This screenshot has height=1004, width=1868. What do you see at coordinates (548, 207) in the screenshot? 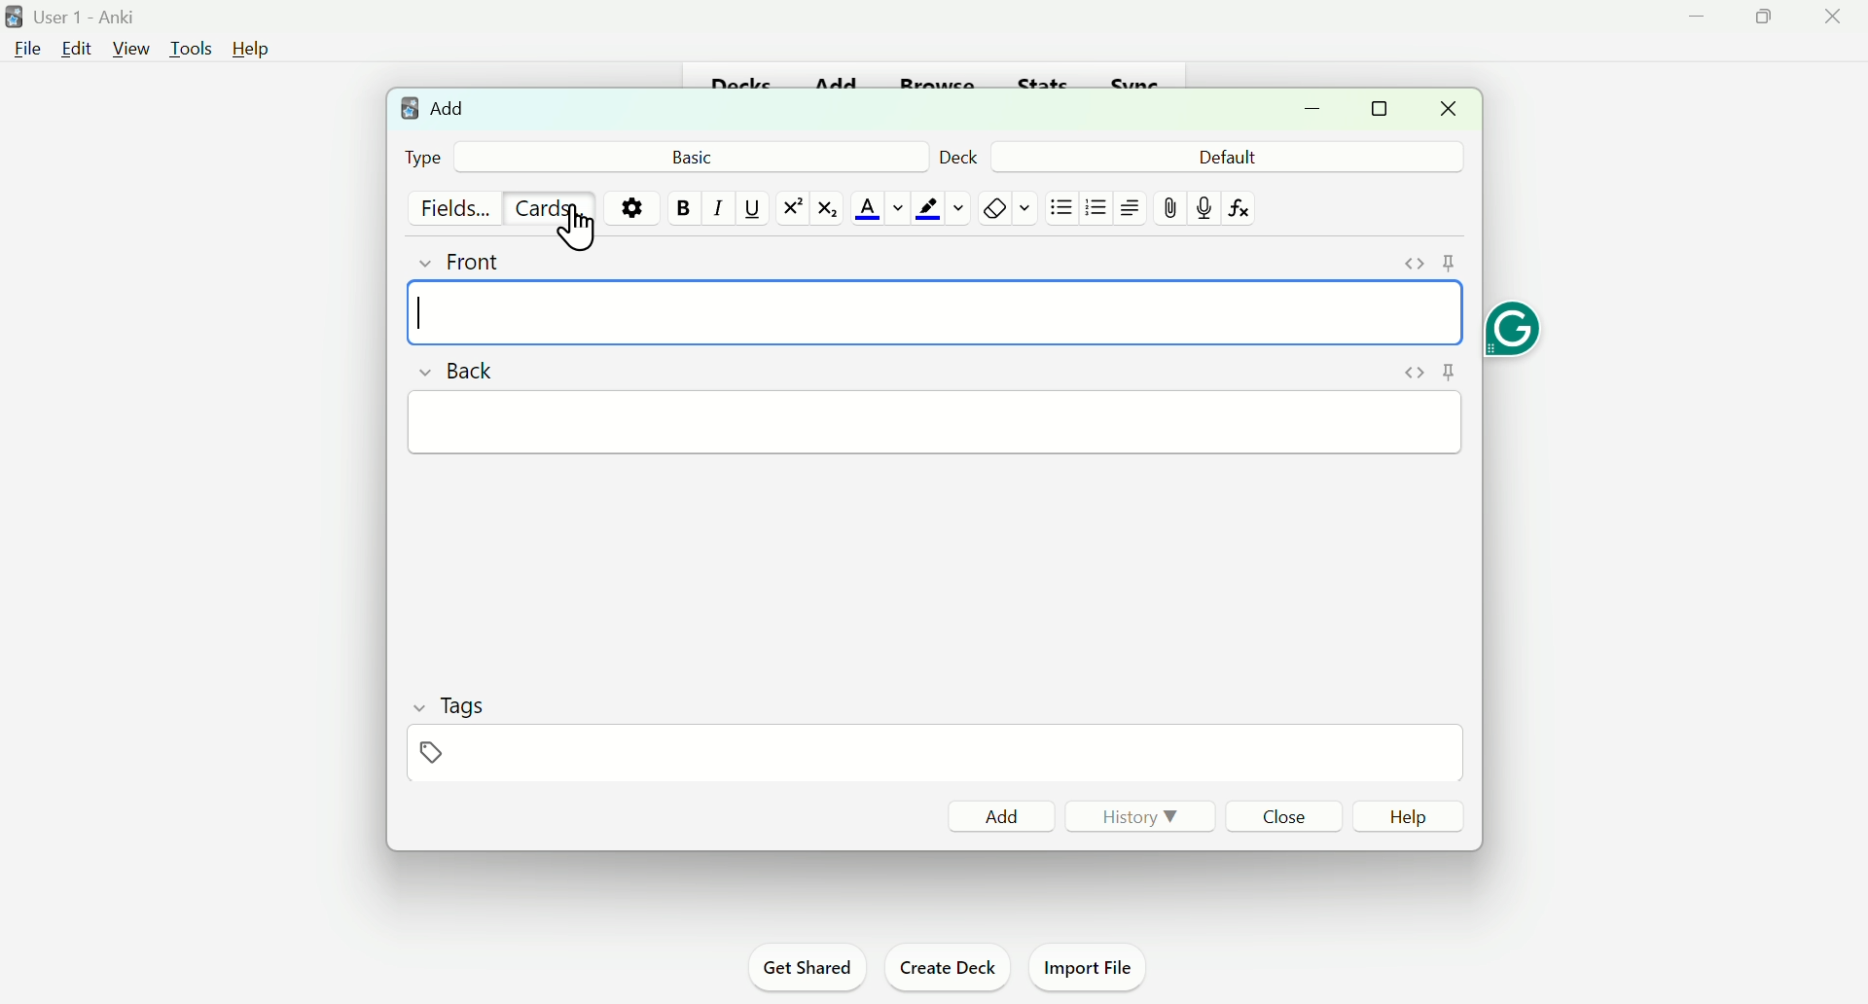
I see `Cards` at bounding box center [548, 207].